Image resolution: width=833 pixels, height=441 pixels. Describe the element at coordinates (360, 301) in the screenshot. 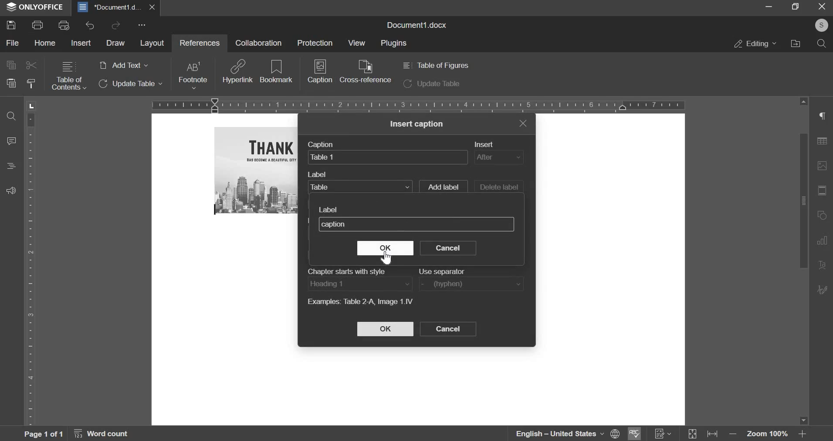

I see `Example` at that location.